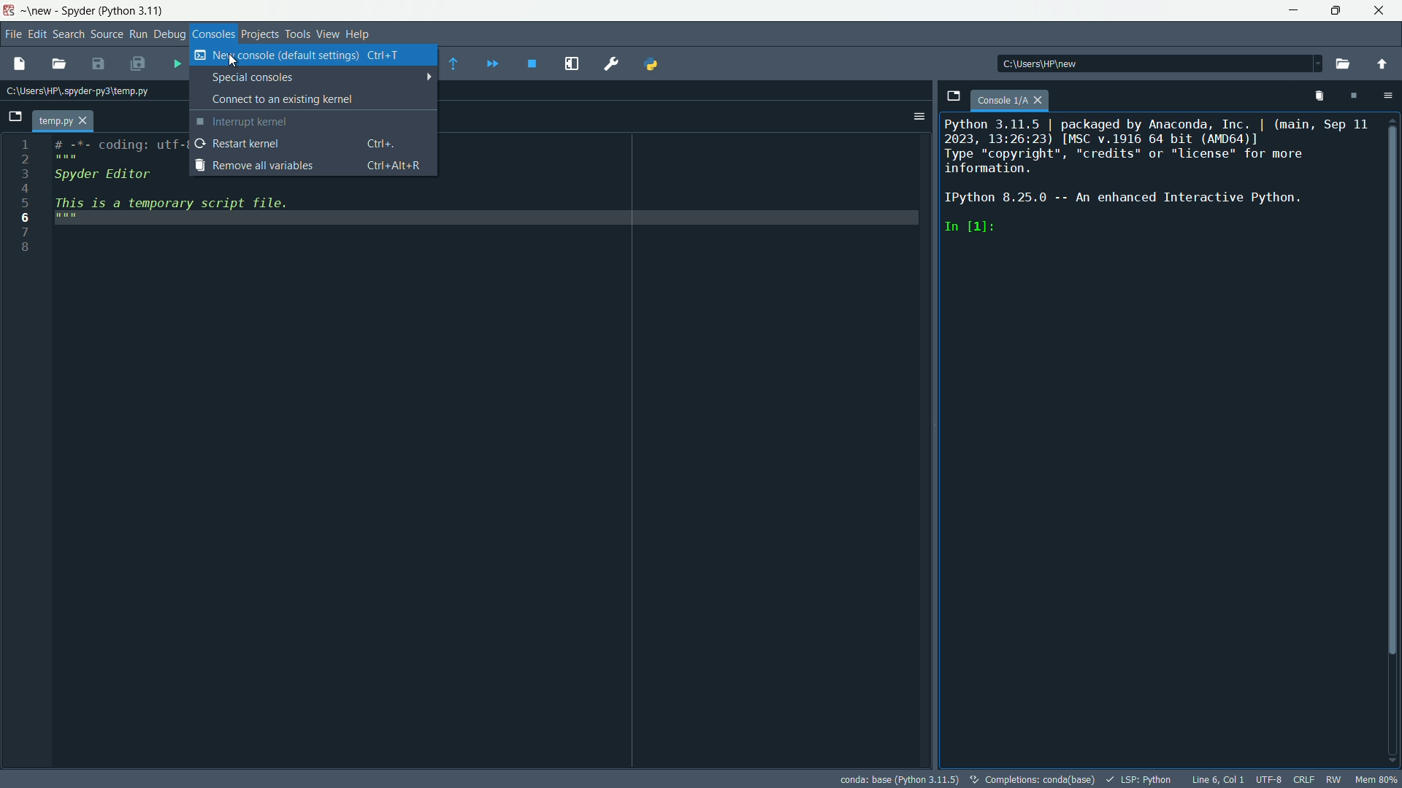 Image resolution: width=1402 pixels, height=788 pixels. Describe the element at coordinates (69, 34) in the screenshot. I see `search menu` at that location.